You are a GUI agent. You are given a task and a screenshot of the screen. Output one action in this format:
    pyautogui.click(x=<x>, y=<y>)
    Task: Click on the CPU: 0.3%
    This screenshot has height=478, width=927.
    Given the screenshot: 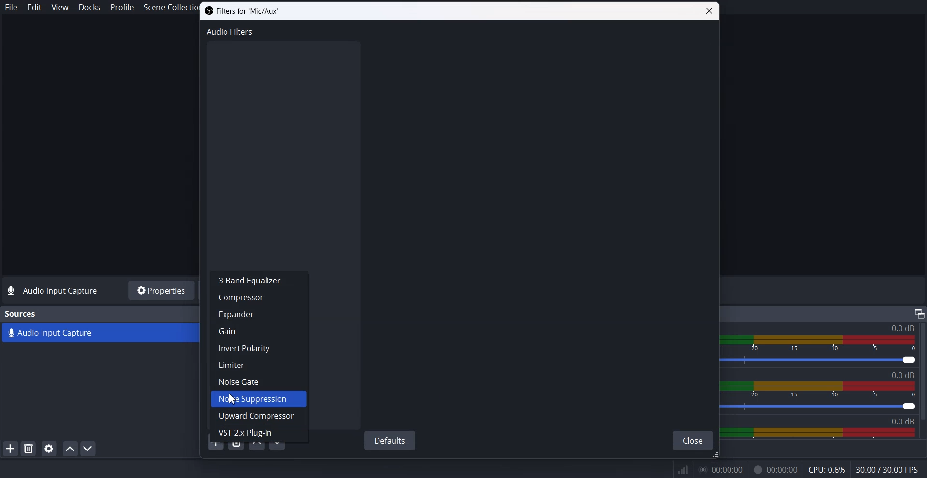 What is the action you would take?
    pyautogui.click(x=826, y=471)
    